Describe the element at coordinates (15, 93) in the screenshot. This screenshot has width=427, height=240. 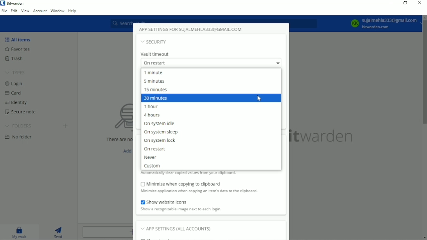
I see `Card` at that location.